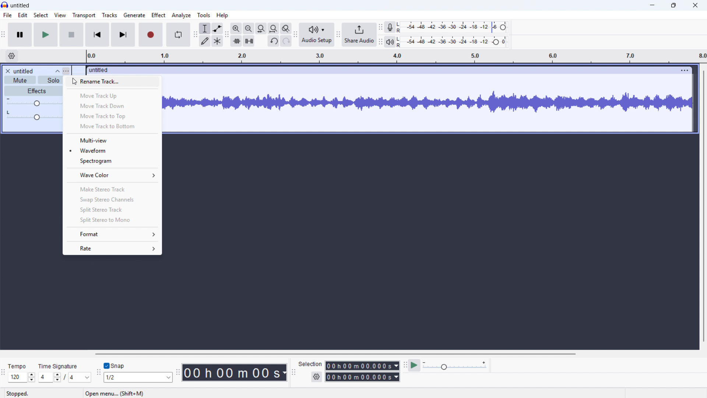  Describe the element at coordinates (112, 234) in the screenshot. I see `Format ` at that location.